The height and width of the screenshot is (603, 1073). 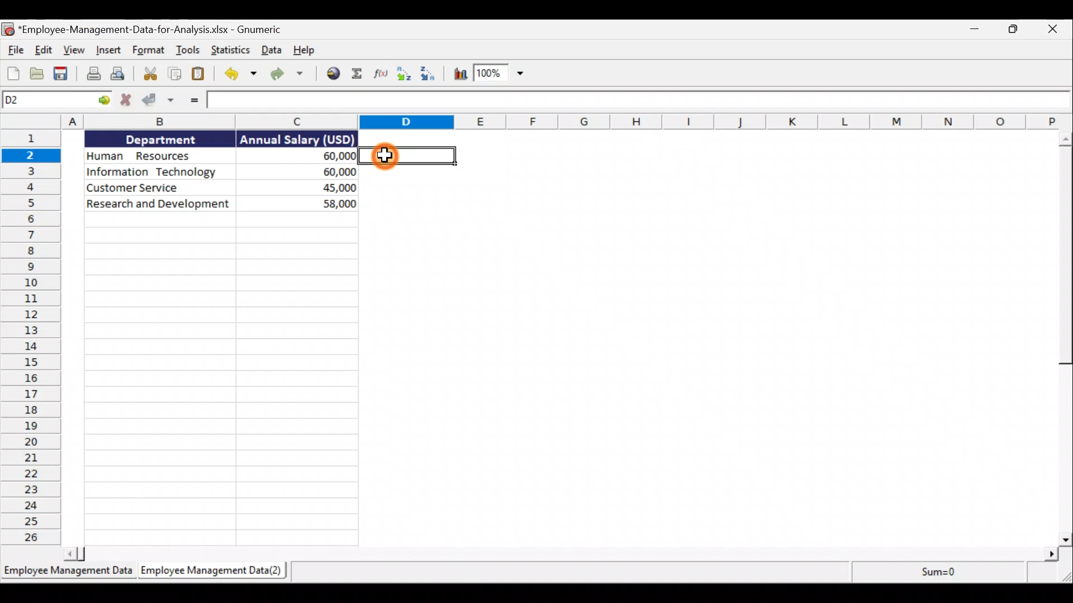 I want to click on Insert a chart, so click(x=460, y=74).